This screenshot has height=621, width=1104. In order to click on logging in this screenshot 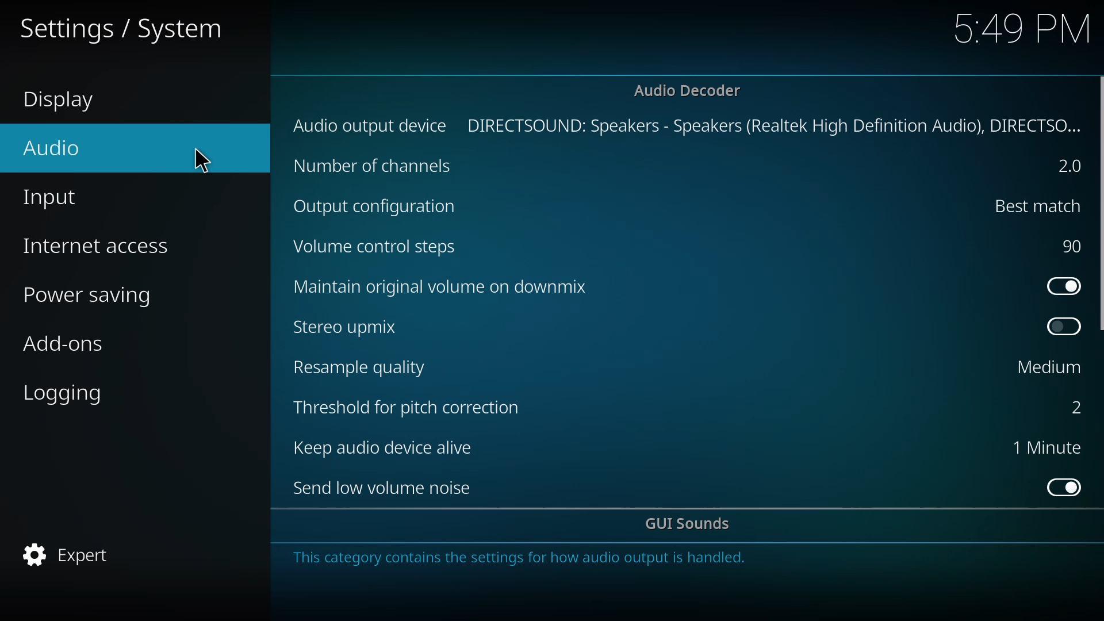, I will do `click(70, 393)`.